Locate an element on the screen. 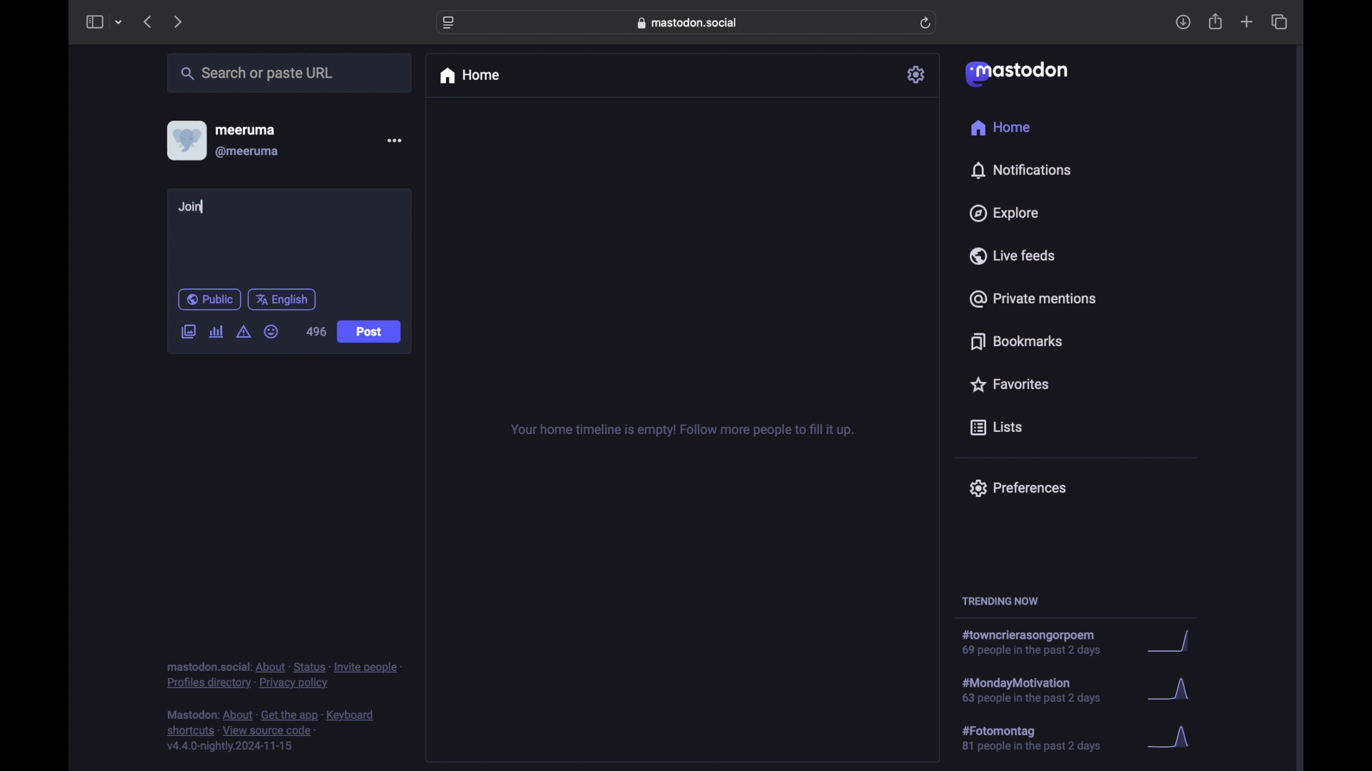  footnote is located at coordinates (273, 731).